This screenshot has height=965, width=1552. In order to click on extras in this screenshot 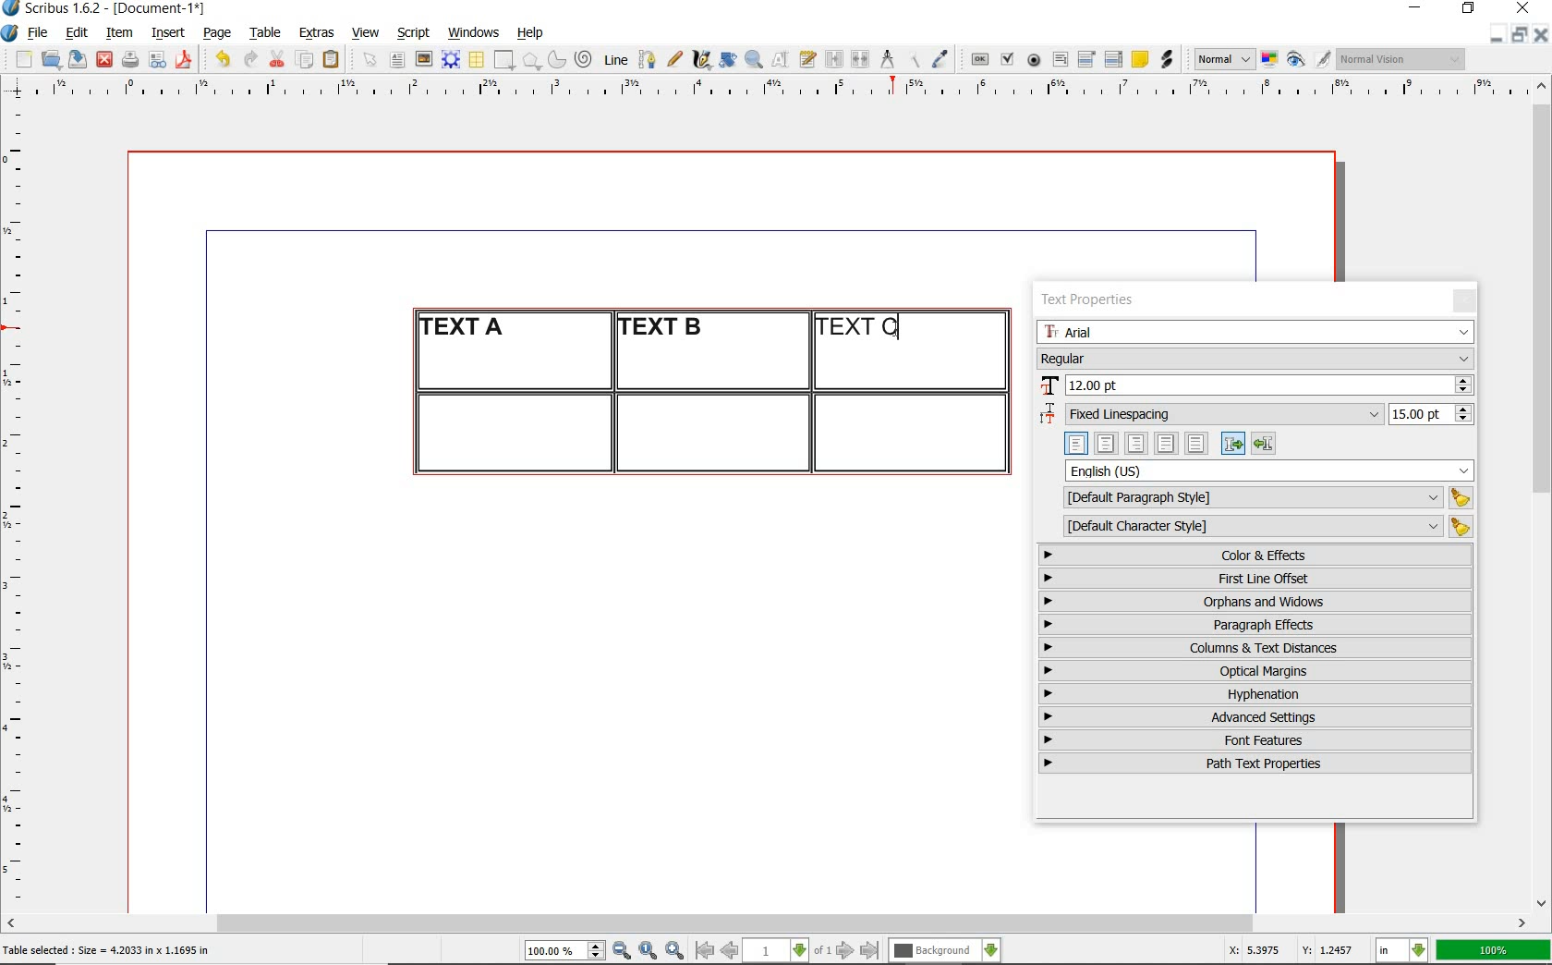, I will do `click(317, 34)`.